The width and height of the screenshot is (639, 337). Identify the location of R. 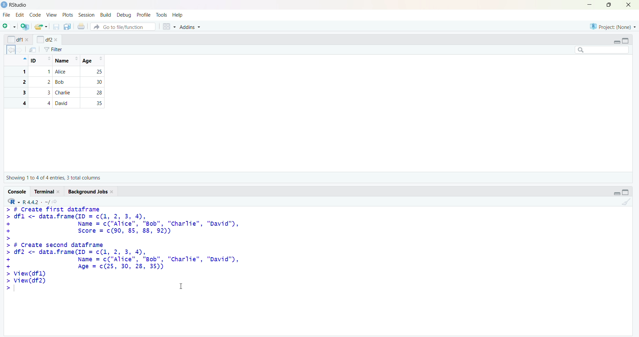
(14, 201).